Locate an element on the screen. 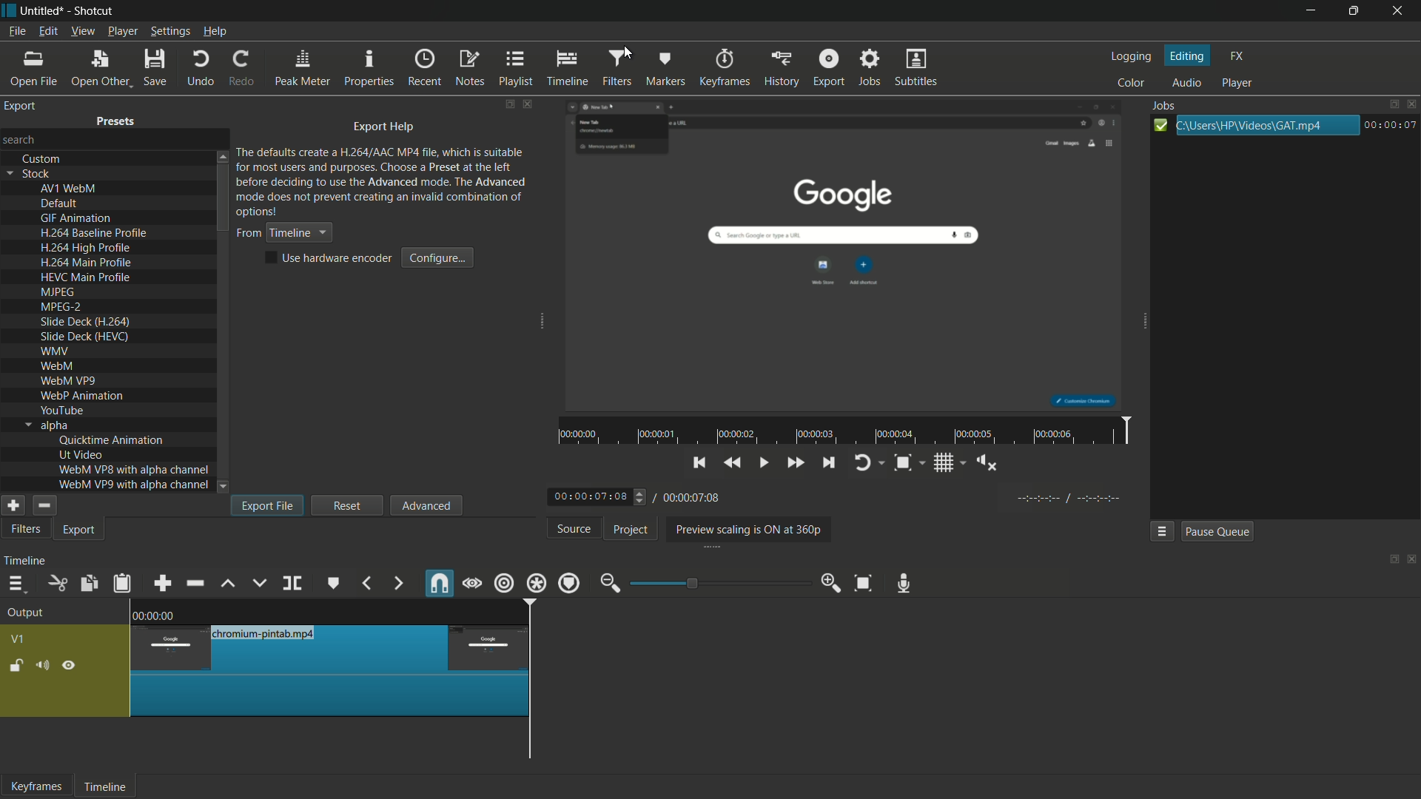 The width and height of the screenshot is (1421, 799). Stock is located at coordinates (30, 173).